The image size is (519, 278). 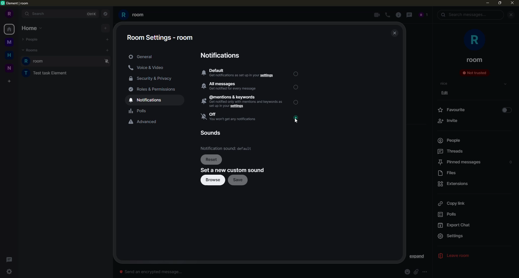 What do you see at coordinates (511, 162) in the screenshot?
I see `0` at bounding box center [511, 162].